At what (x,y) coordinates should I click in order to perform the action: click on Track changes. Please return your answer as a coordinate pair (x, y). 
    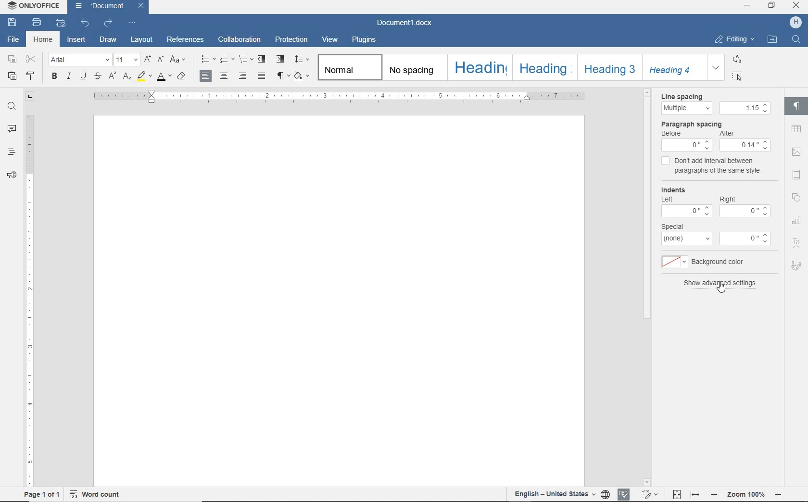
    Looking at the image, I should click on (650, 495).